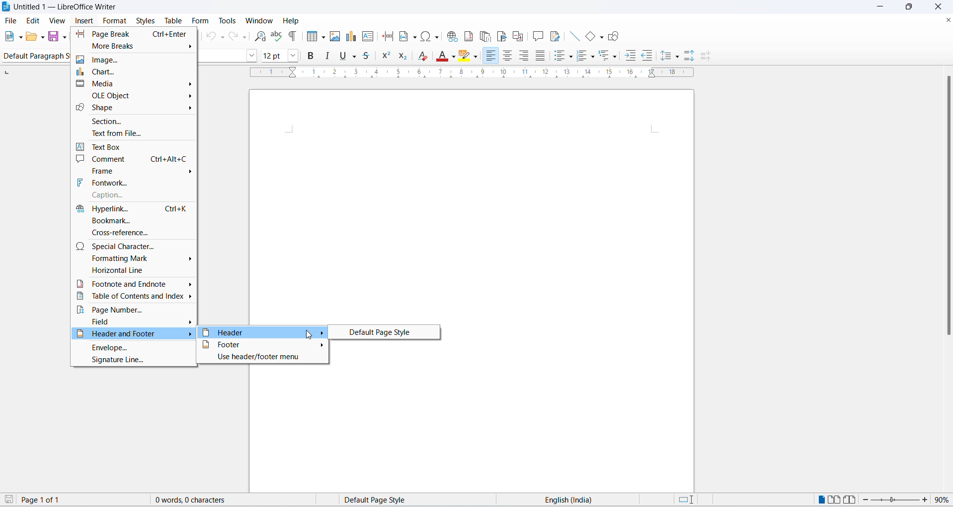  What do you see at coordinates (133, 120) in the screenshot?
I see `SECTION` at bounding box center [133, 120].